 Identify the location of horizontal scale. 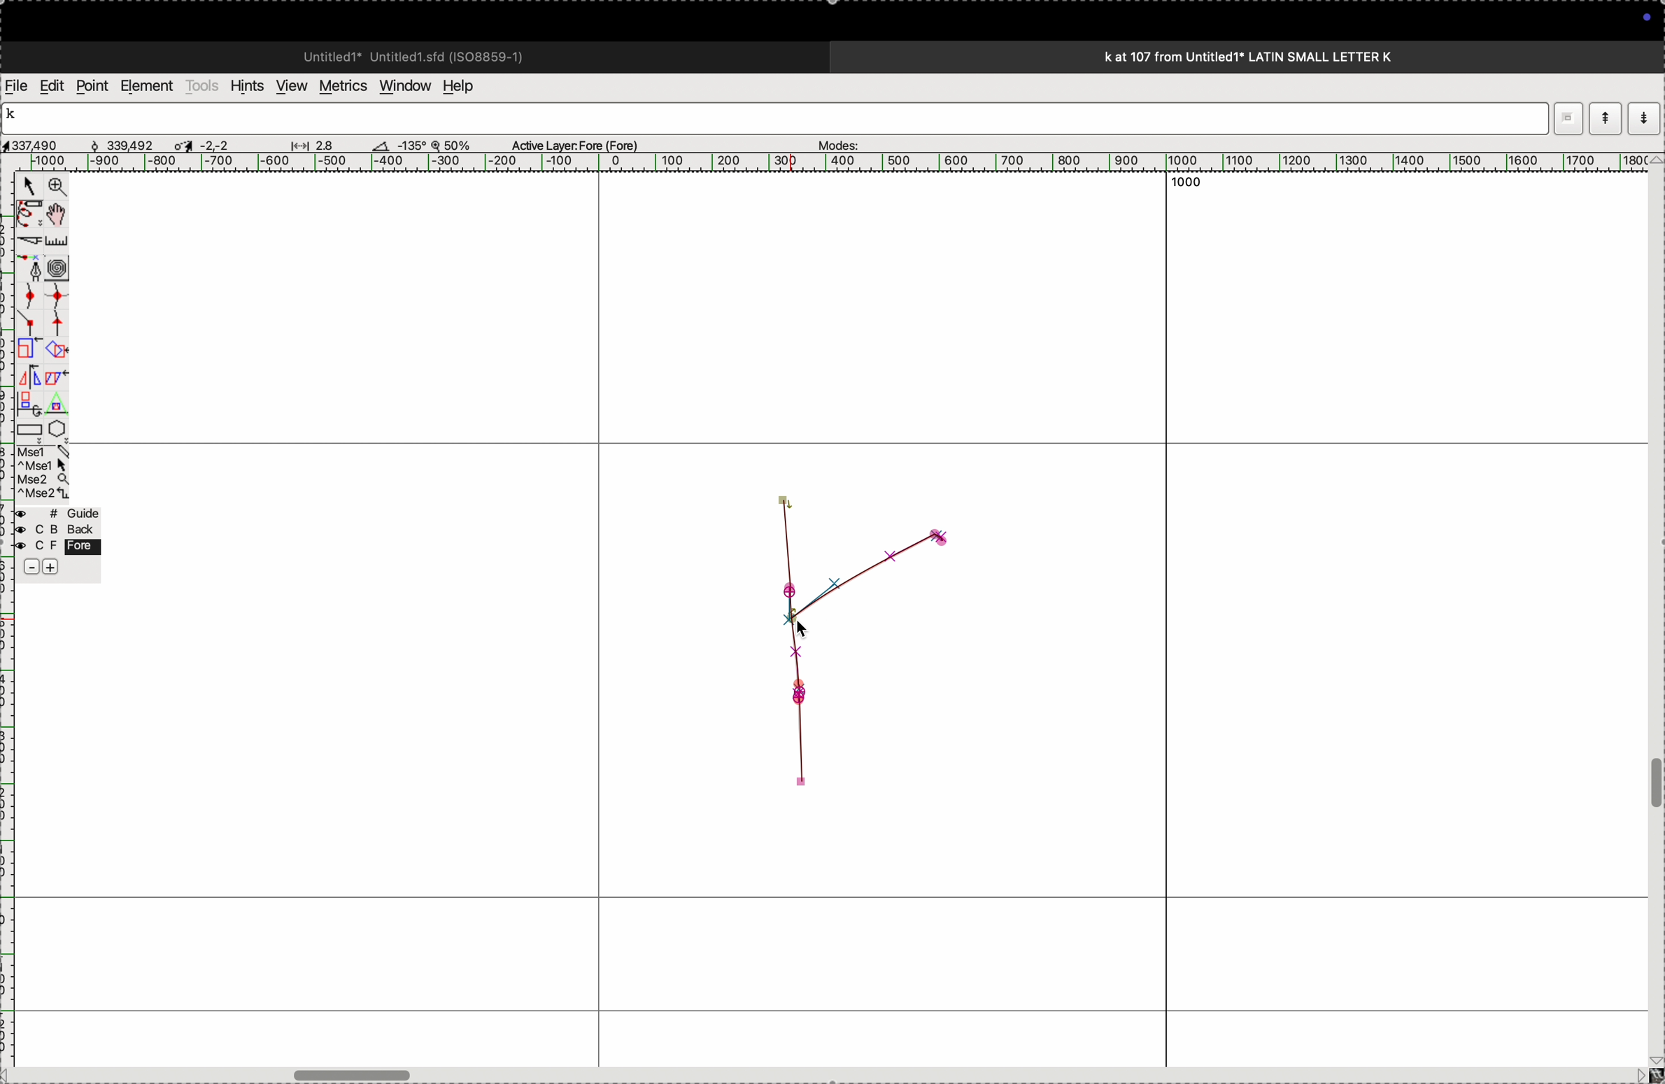
(816, 162).